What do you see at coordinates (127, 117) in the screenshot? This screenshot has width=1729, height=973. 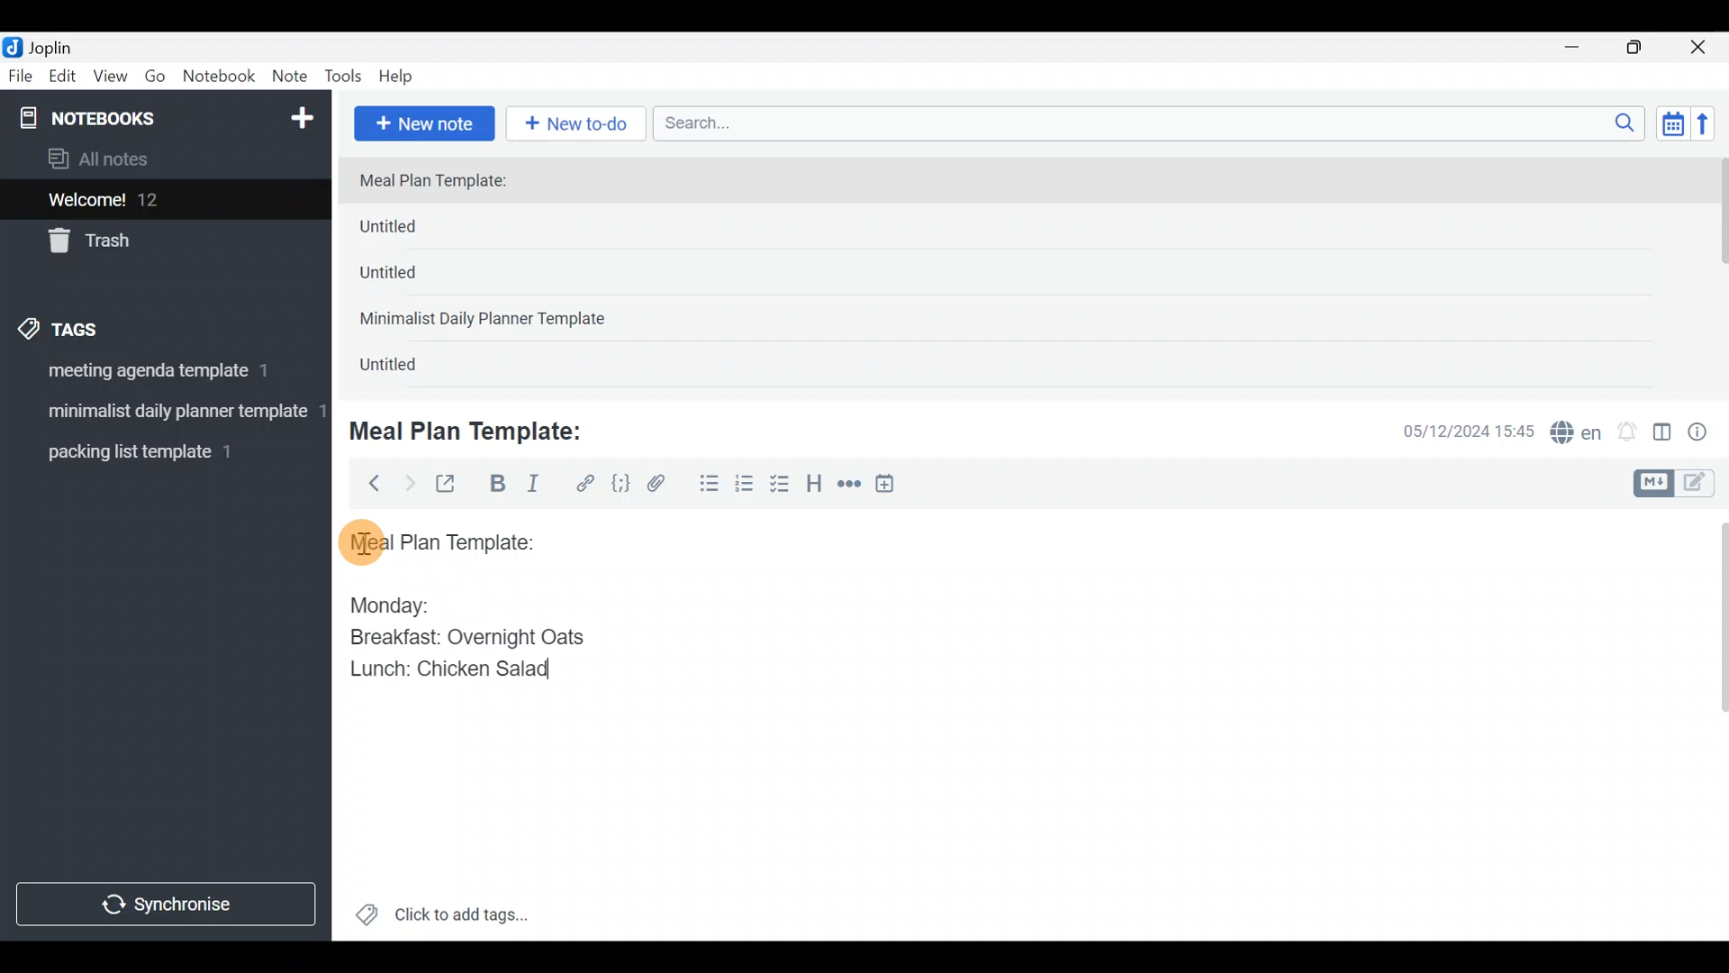 I see `Notebooks` at bounding box center [127, 117].